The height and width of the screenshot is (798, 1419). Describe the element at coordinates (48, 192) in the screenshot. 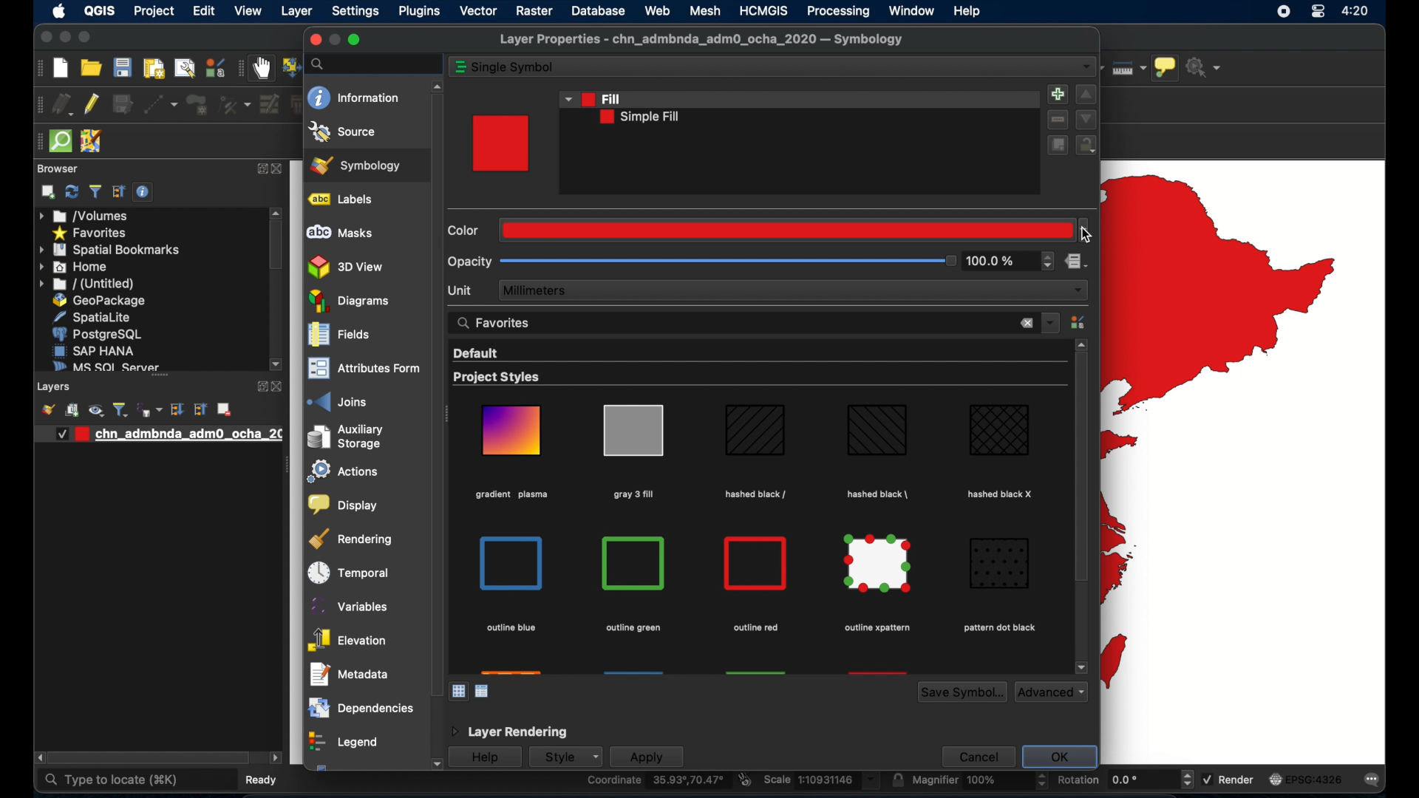

I see `add selected layers` at that location.